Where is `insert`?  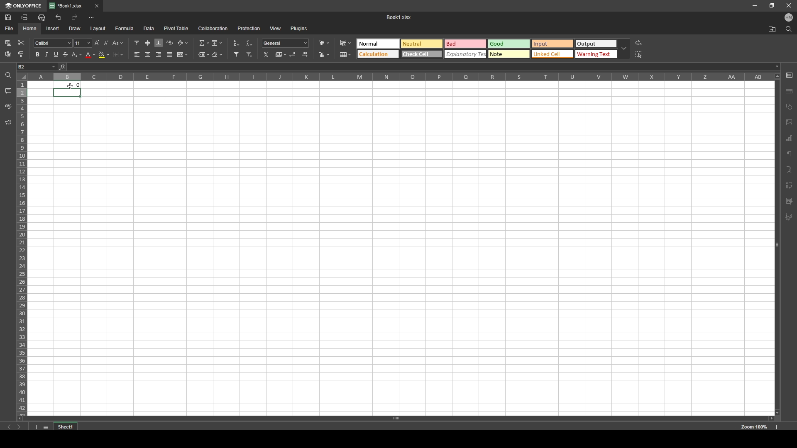 insert is located at coordinates (53, 28).